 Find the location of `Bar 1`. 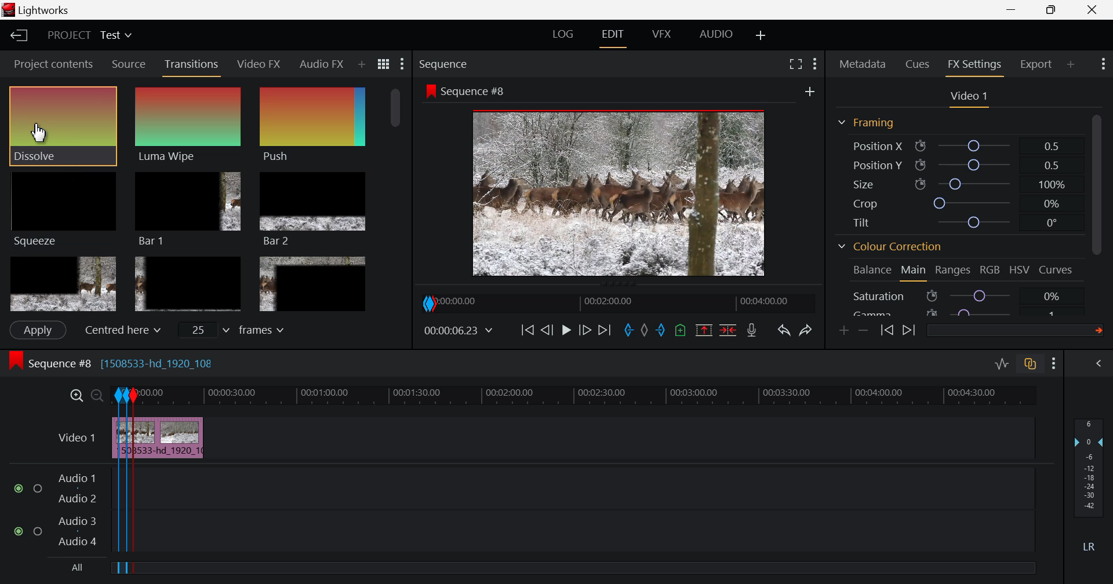

Bar 1 is located at coordinates (188, 210).